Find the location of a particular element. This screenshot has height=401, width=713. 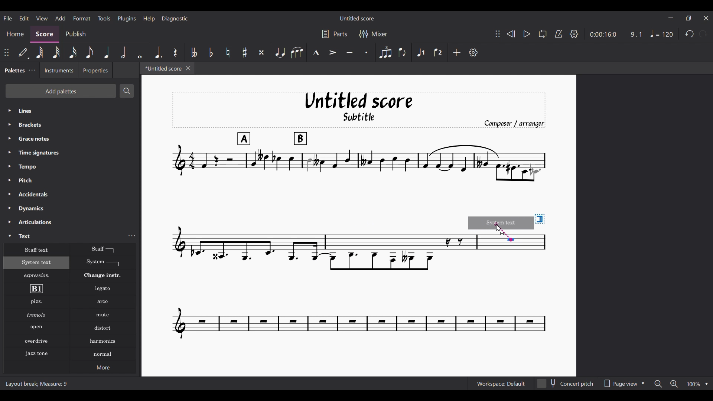

Accidentals is located at coordinates (70, 194).